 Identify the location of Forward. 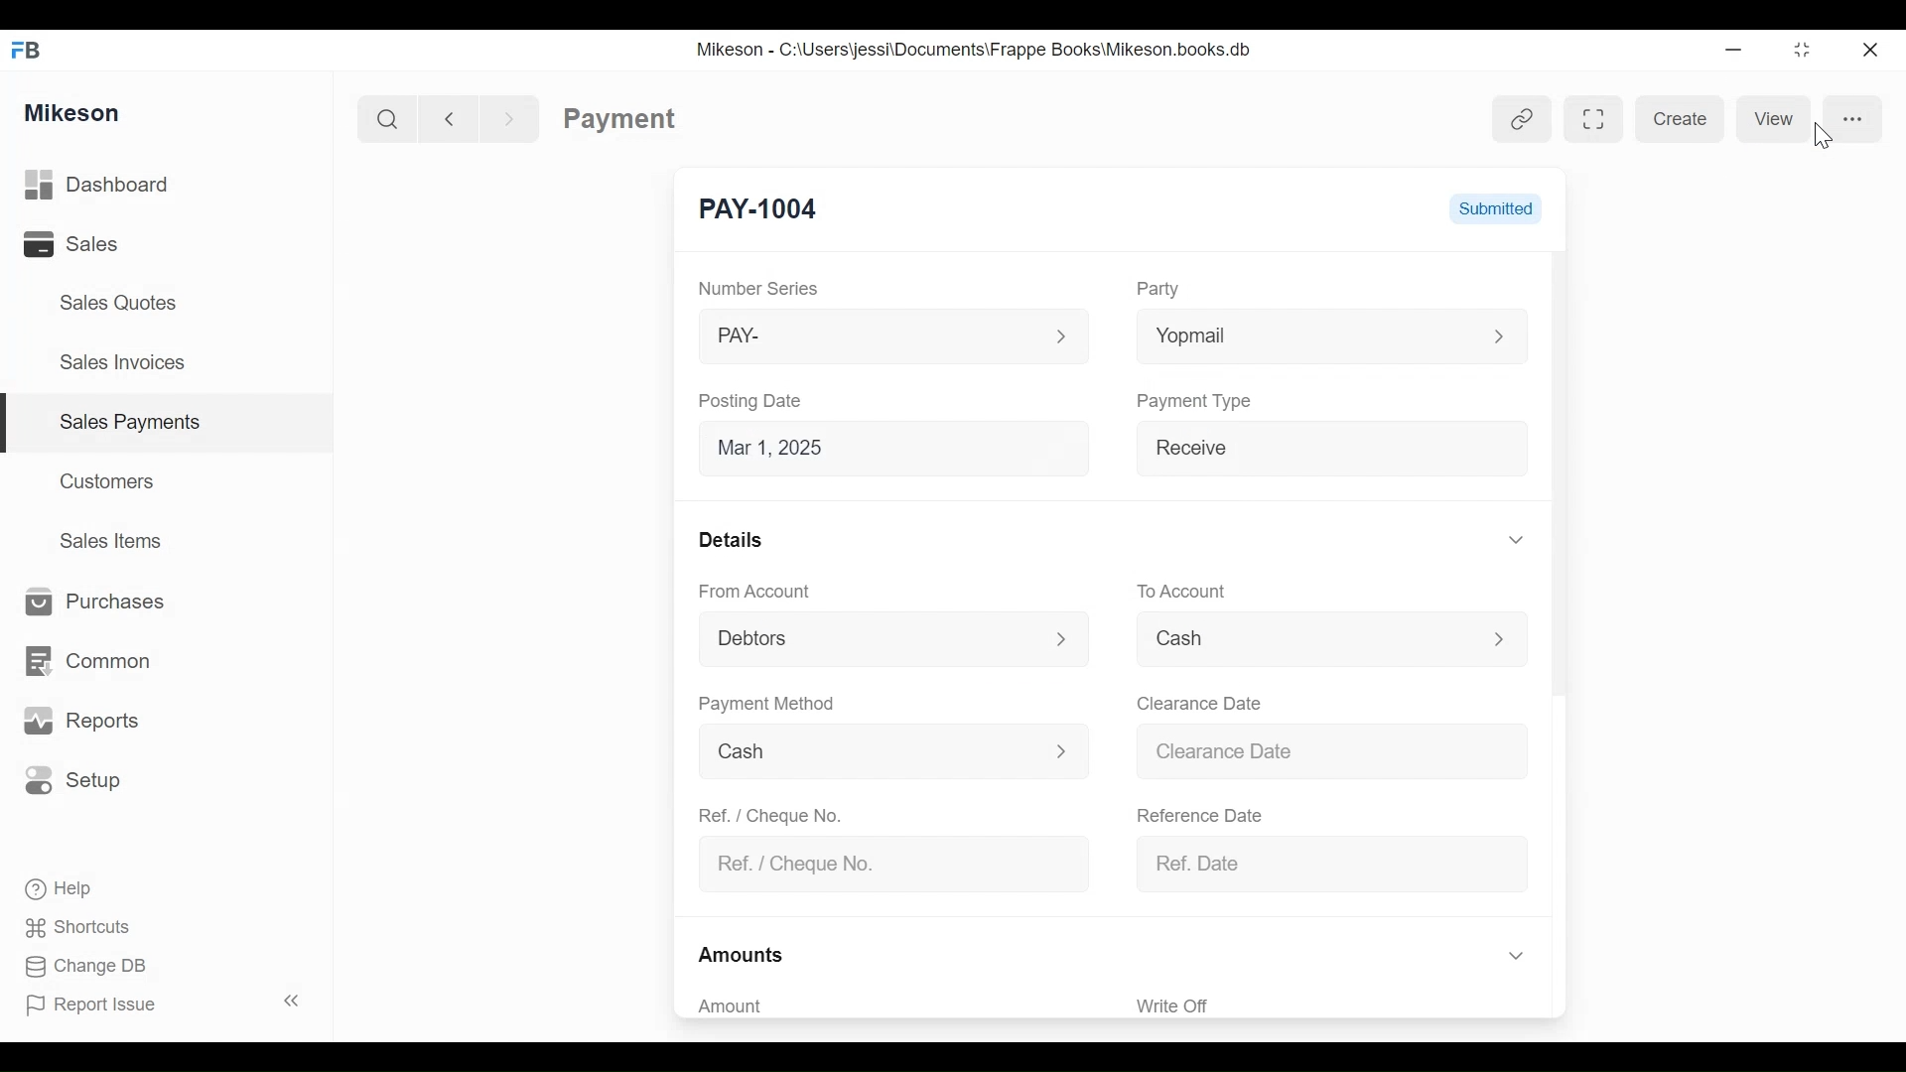
(516, 117).